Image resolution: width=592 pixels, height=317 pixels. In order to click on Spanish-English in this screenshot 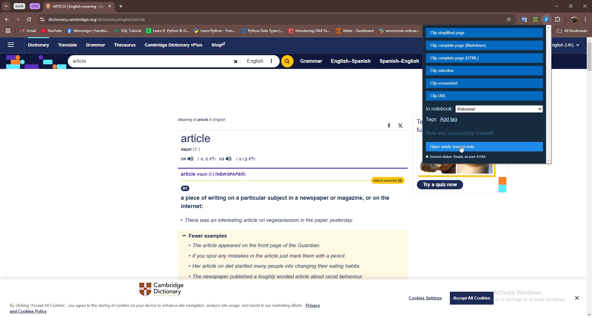, I will do `click(400, 62)`.